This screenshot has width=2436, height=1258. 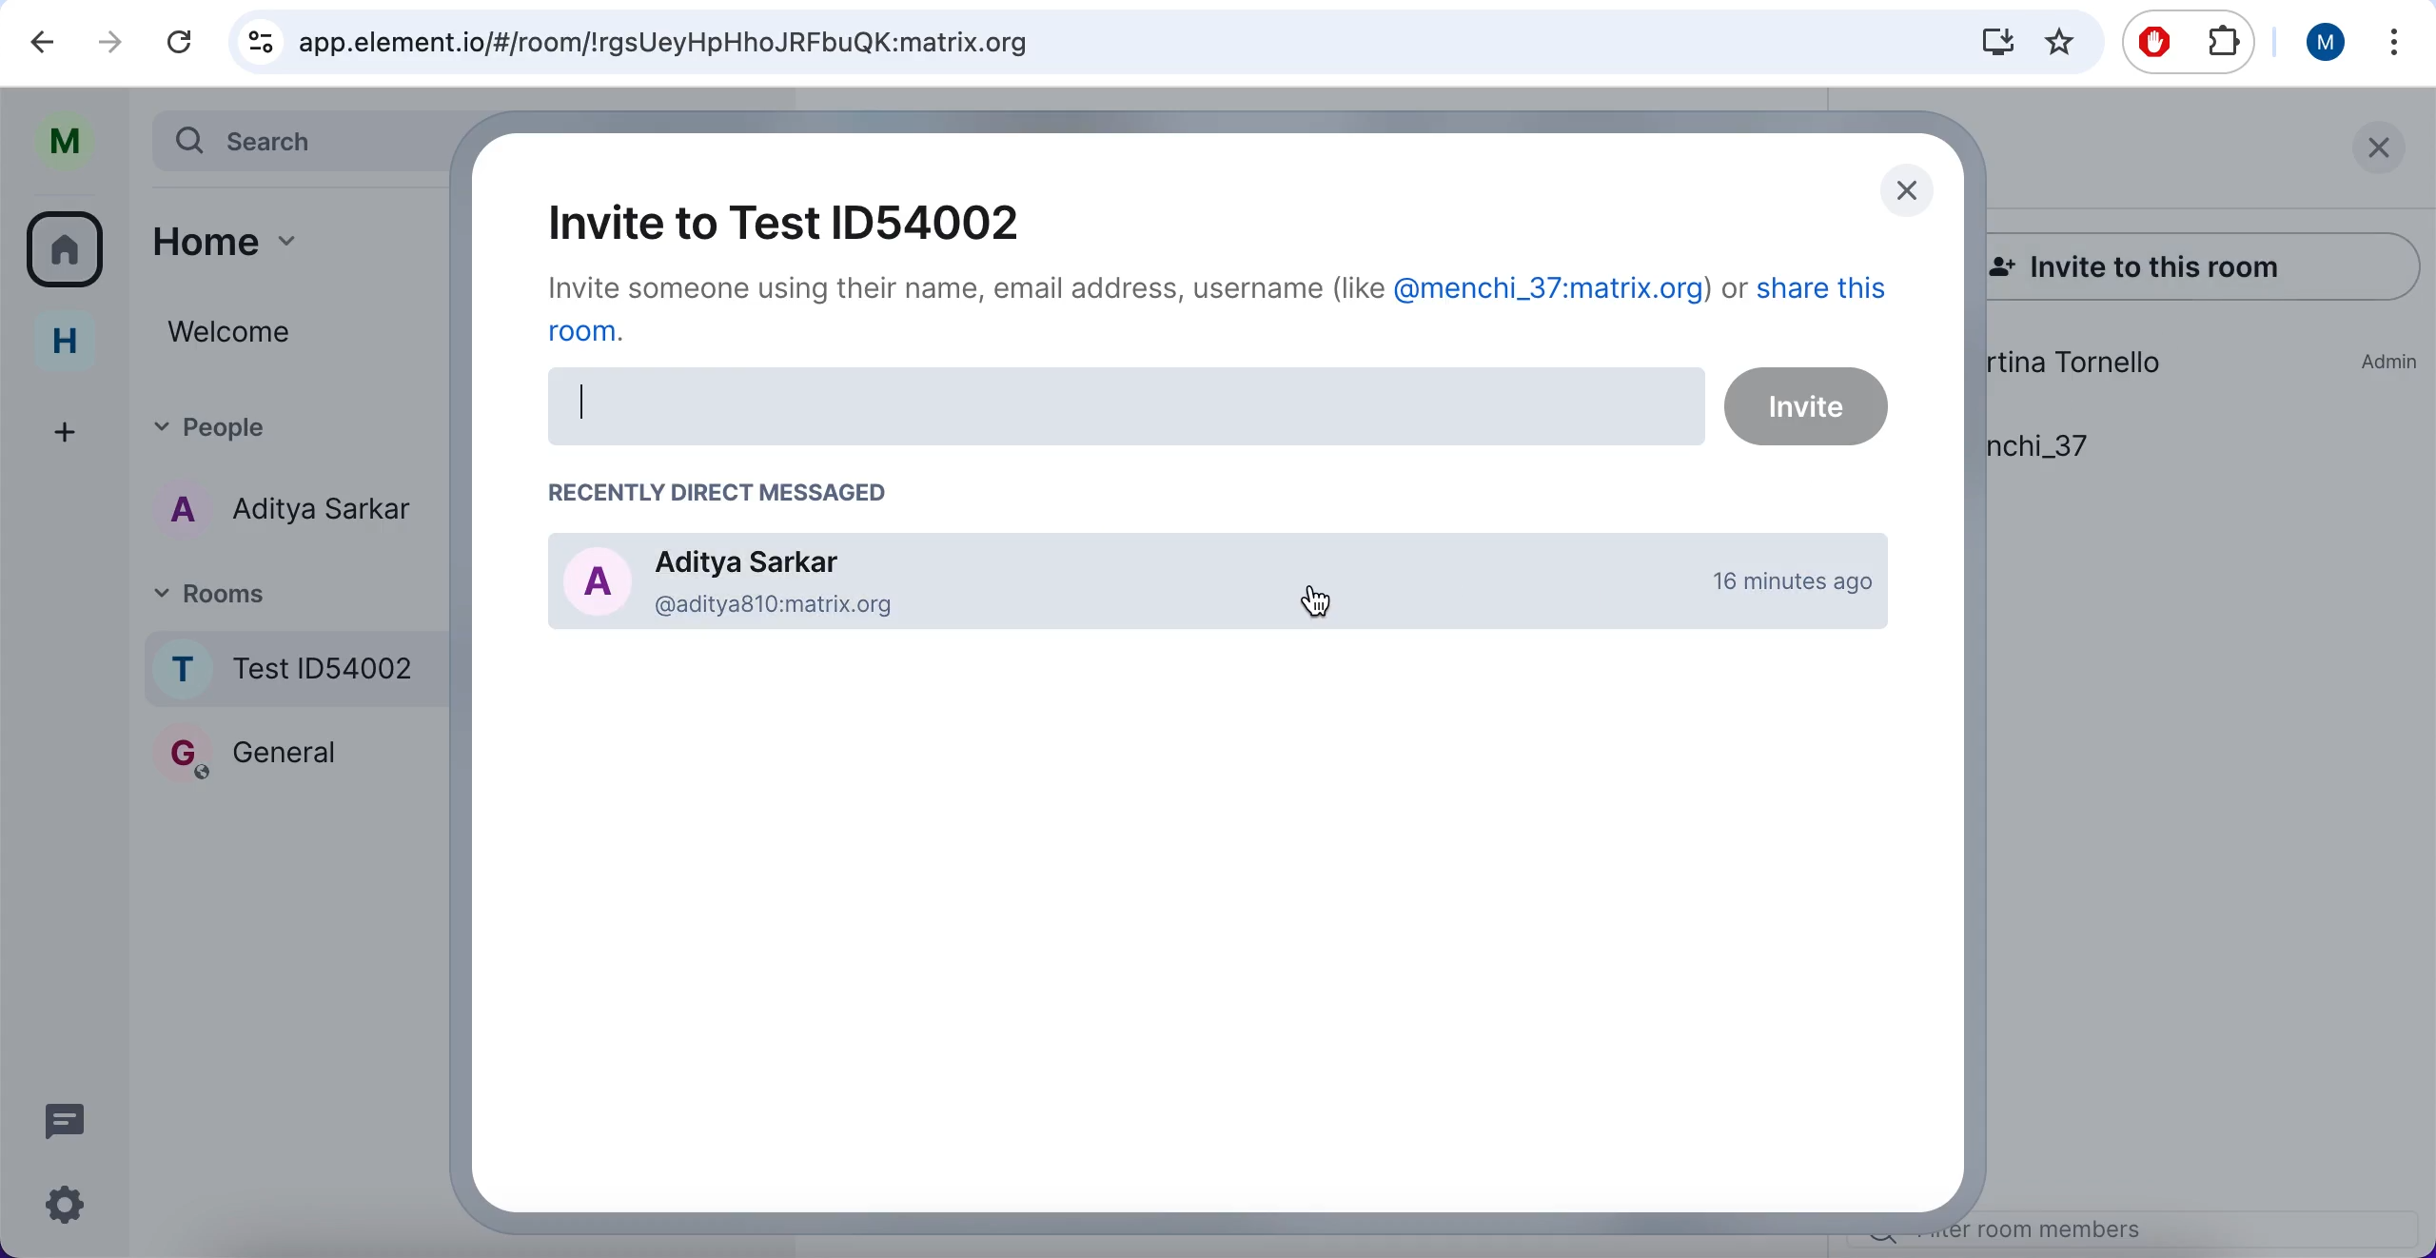 I want to click on invite someone using their name, so click(x=1239, y=318).